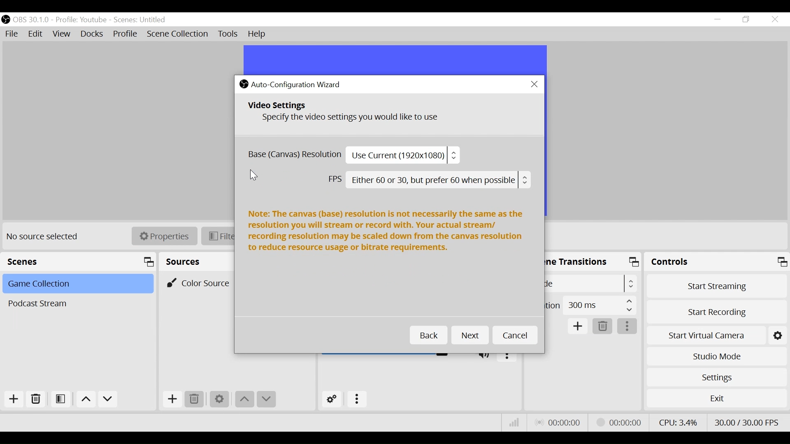  What do you see at coordinates (45, 238) in the screenshot?
I see `No source Selected` at bounding box center [45, 238].